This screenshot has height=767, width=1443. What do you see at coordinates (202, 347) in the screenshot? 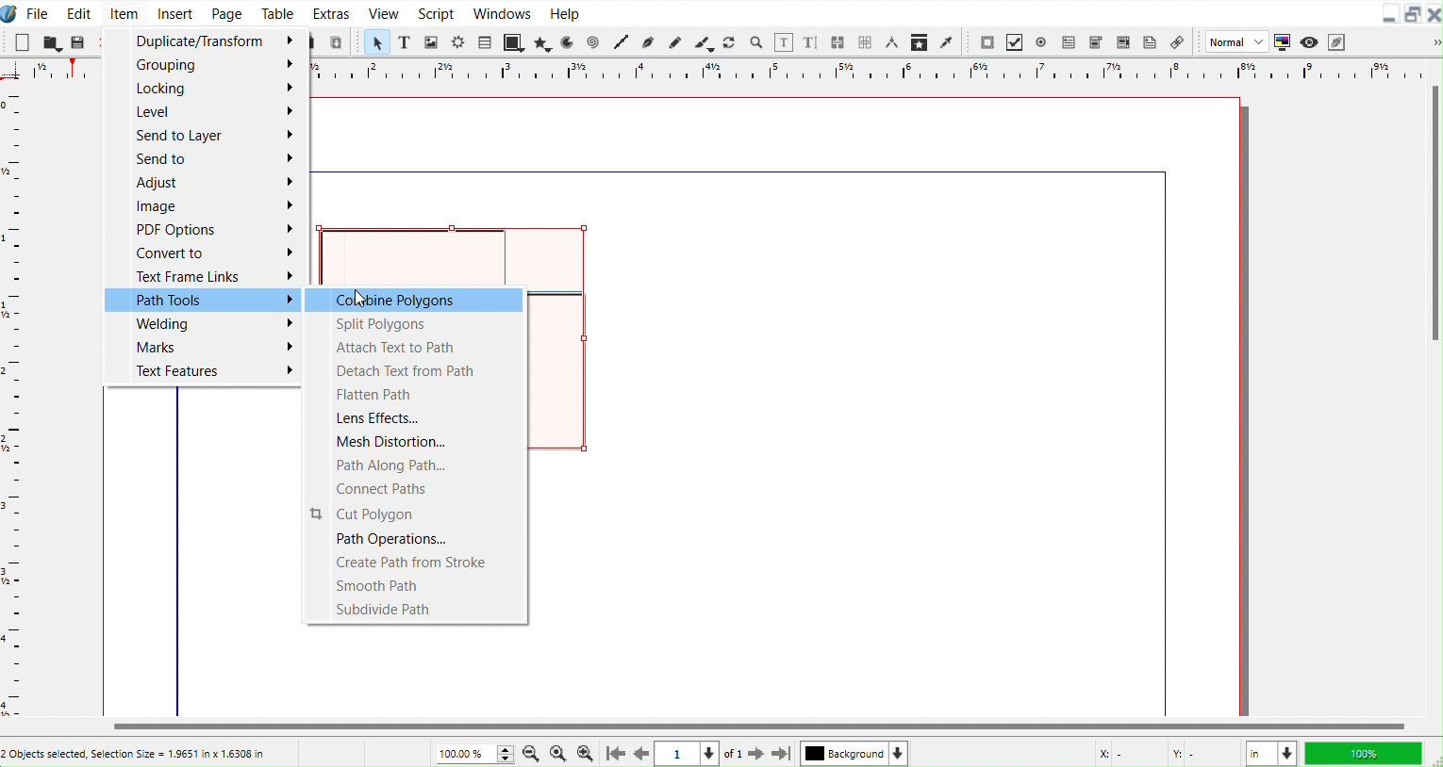
I see `Marks` at bounding box center [202, 347].